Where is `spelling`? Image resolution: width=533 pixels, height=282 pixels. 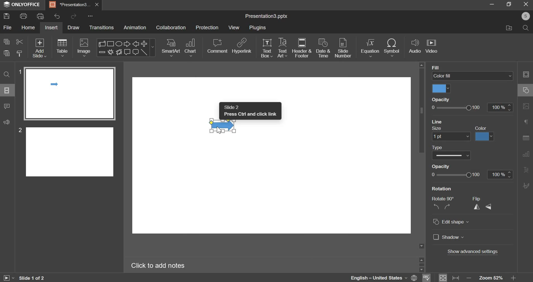
spelling is located at coordinates (426, 277).